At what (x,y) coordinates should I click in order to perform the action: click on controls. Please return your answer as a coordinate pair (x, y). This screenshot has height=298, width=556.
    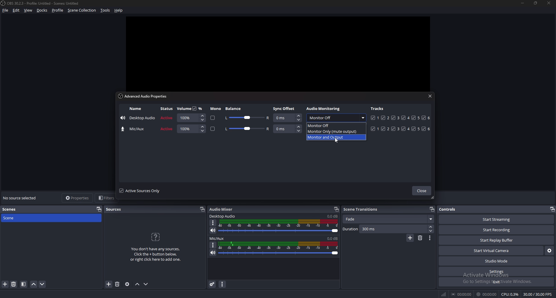
    Looking at the image, I should click on (449, 209).